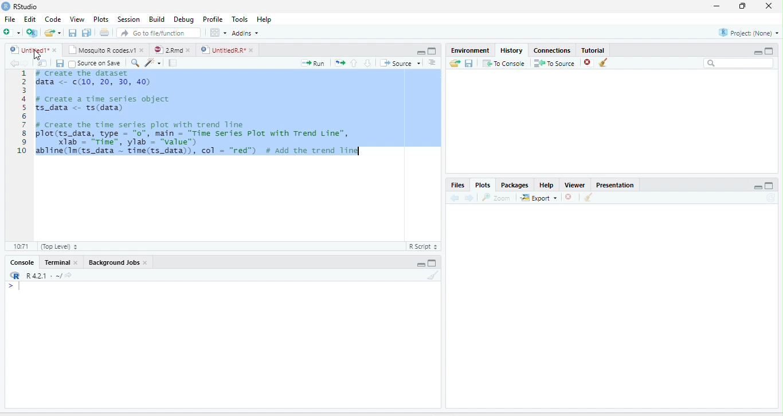  Describe the element at coordinates (37, 54) in the screenshot. I see `cursor` at that location.